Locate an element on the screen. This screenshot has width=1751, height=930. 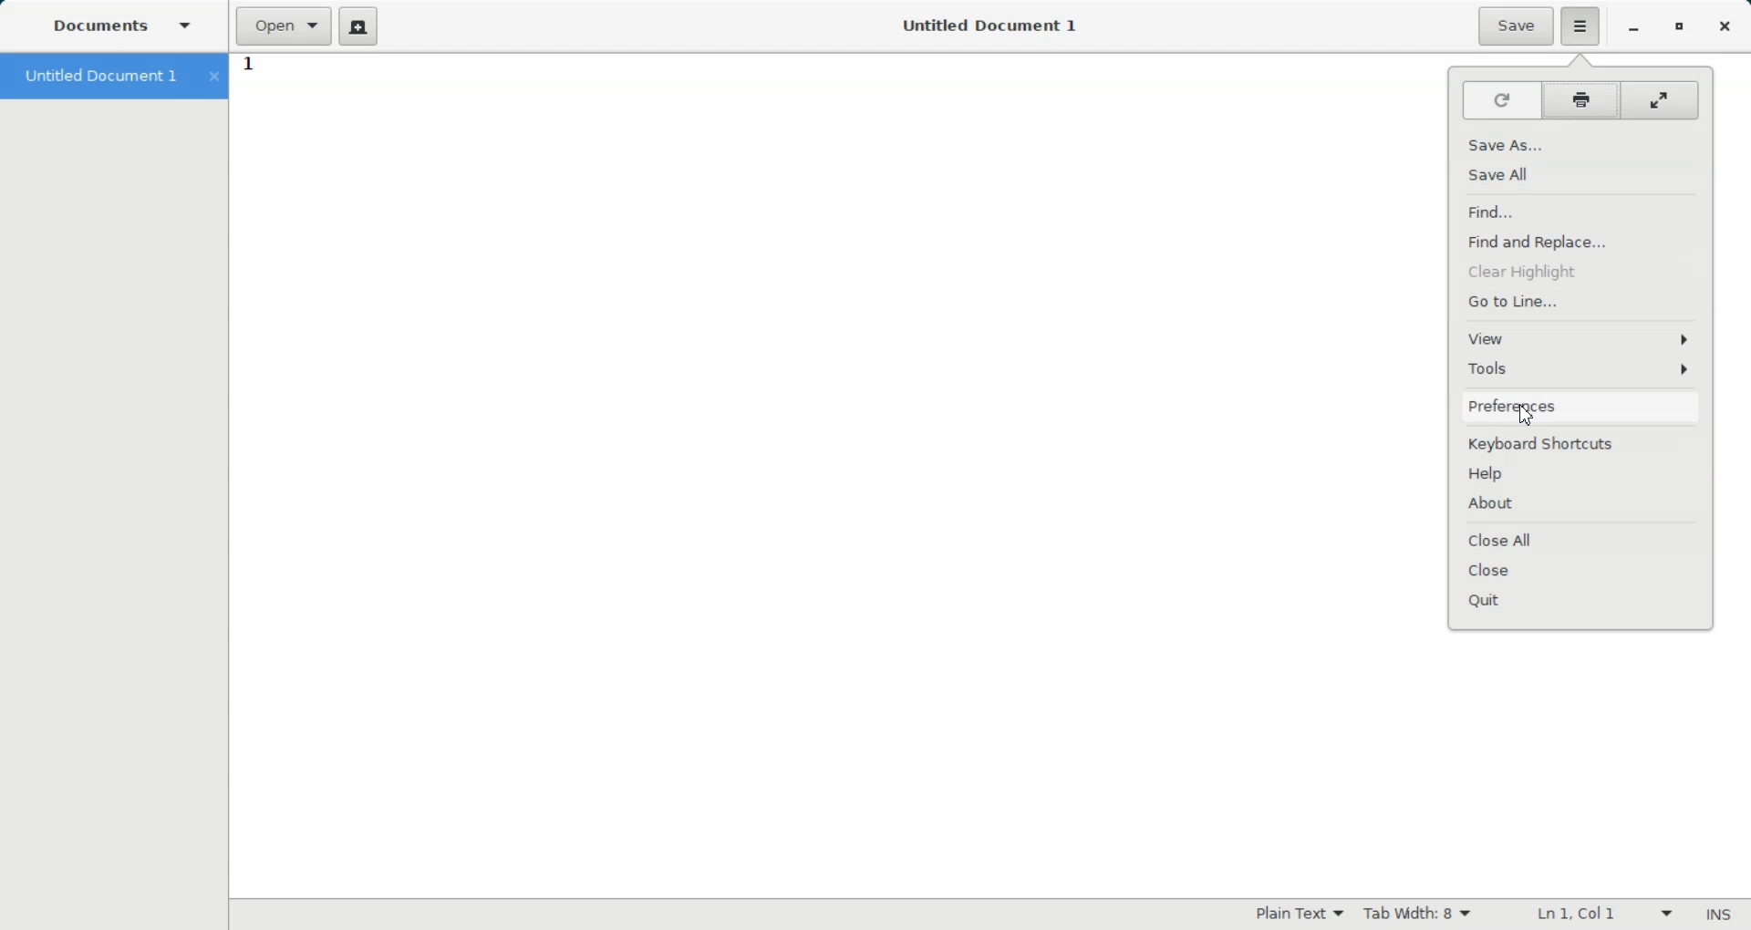
Save As is located at coordinates (1580, 144).